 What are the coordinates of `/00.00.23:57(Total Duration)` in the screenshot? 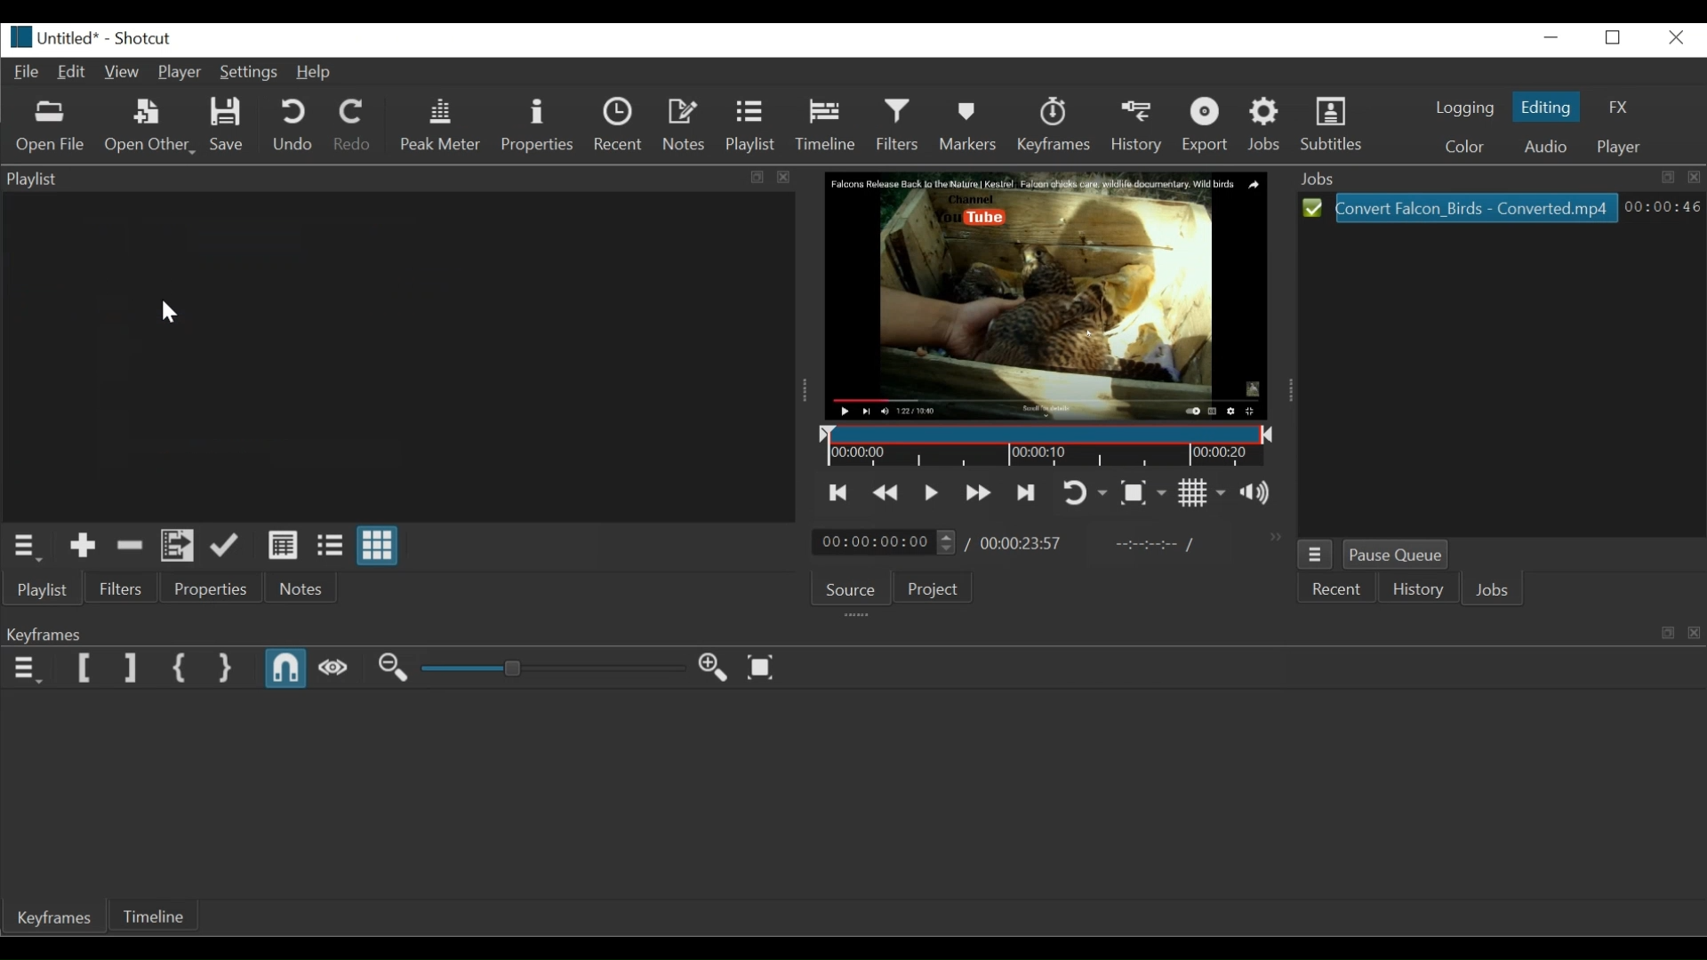 It's located at (1016, 544).